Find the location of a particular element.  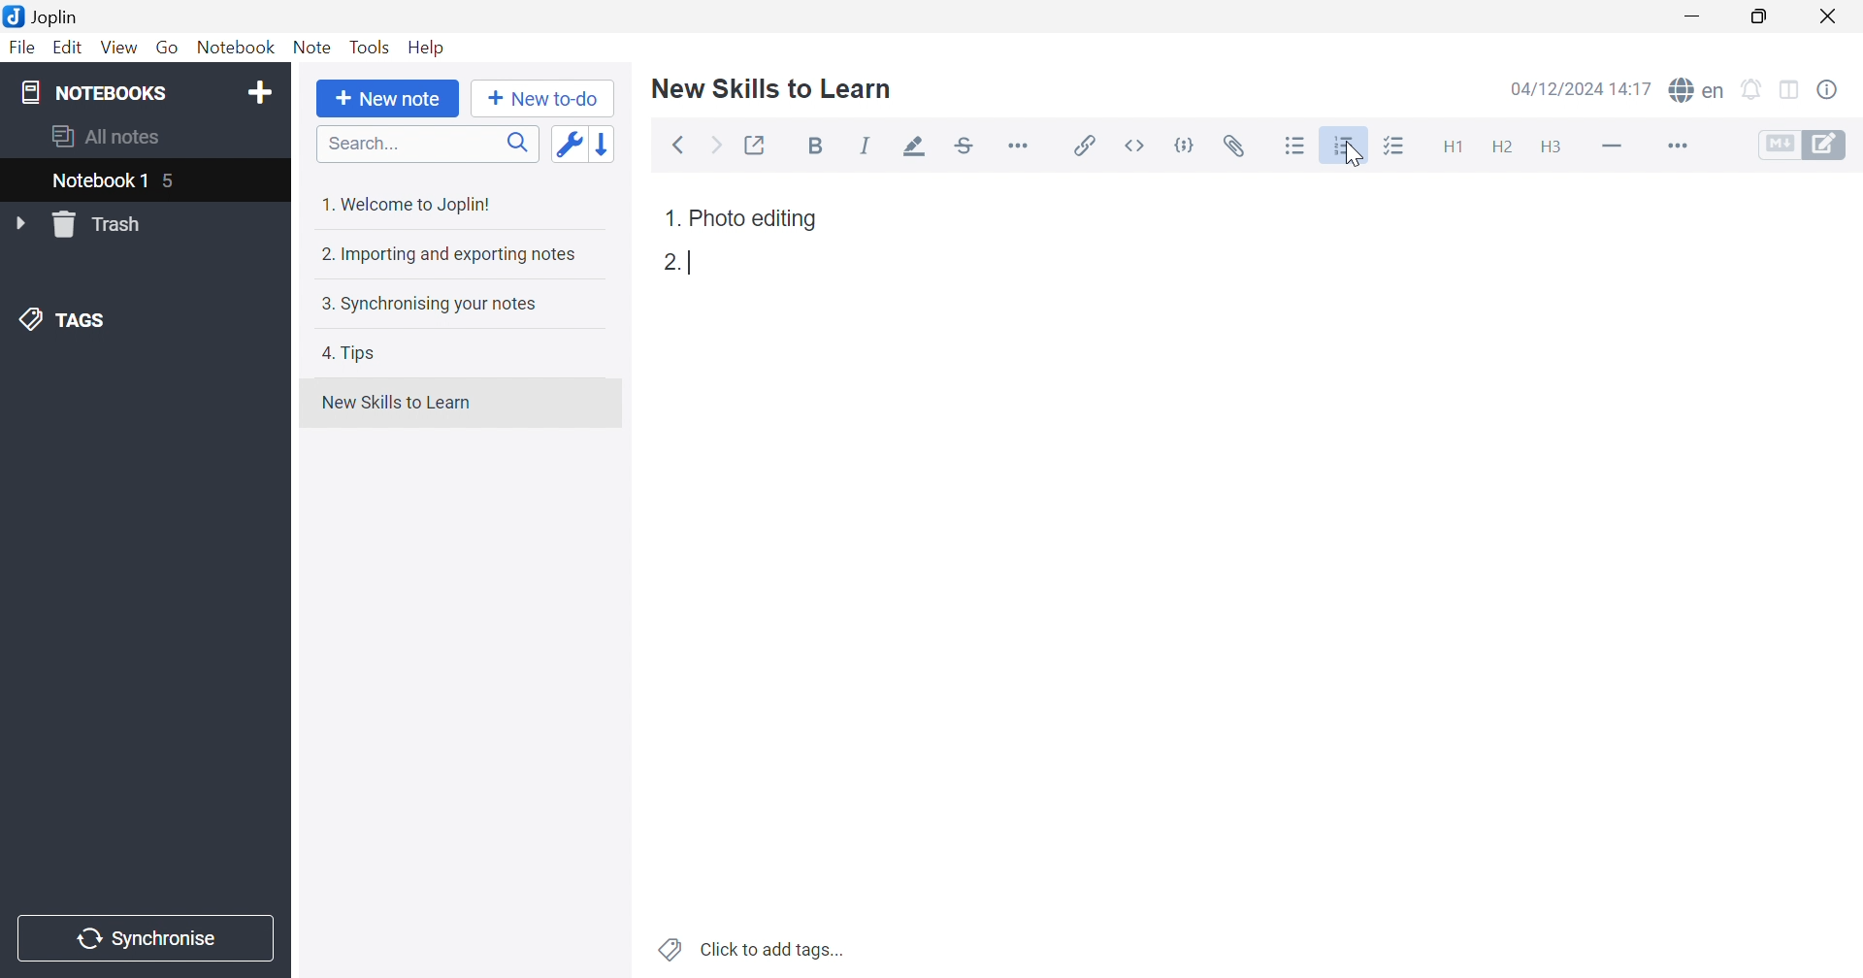

NOTEBOOKS is located at coordinates (92, 91).